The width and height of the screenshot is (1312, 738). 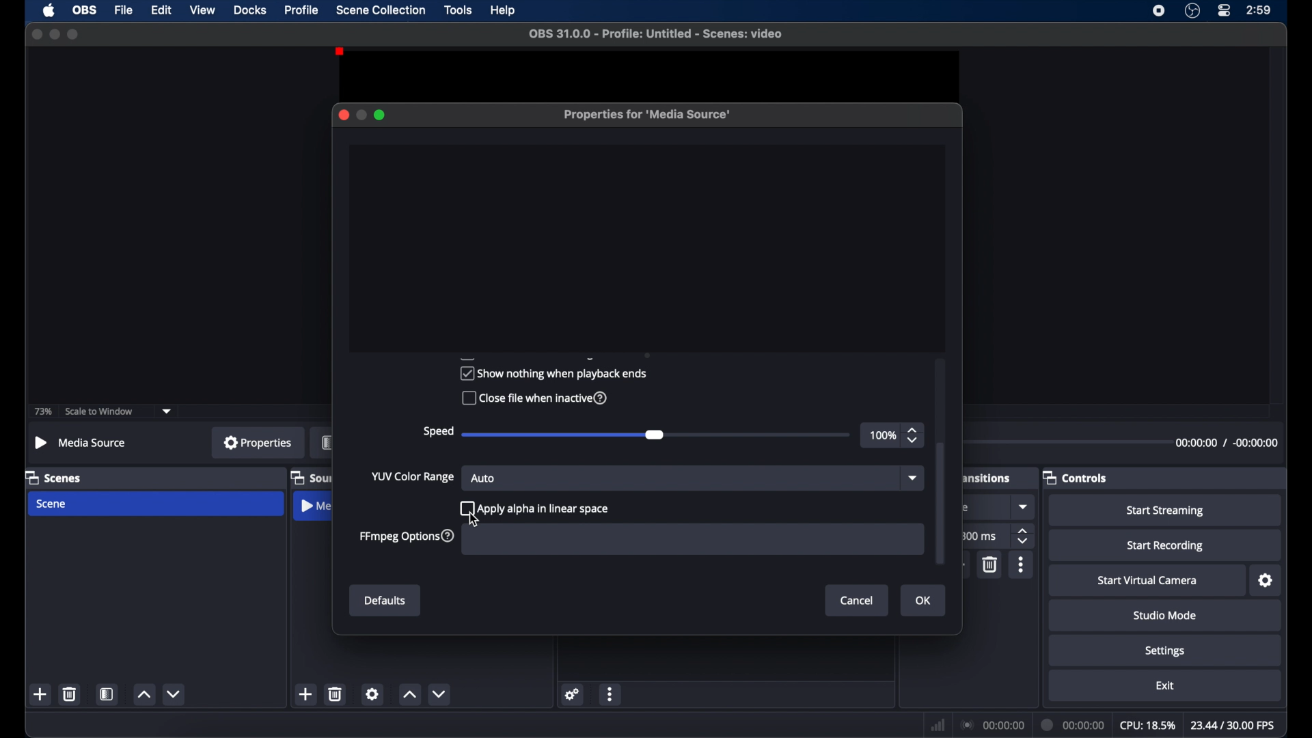 What do you see at coordinates (439, 695) in the screenshot?
I see `decrement` at bounding box center [439, 695].